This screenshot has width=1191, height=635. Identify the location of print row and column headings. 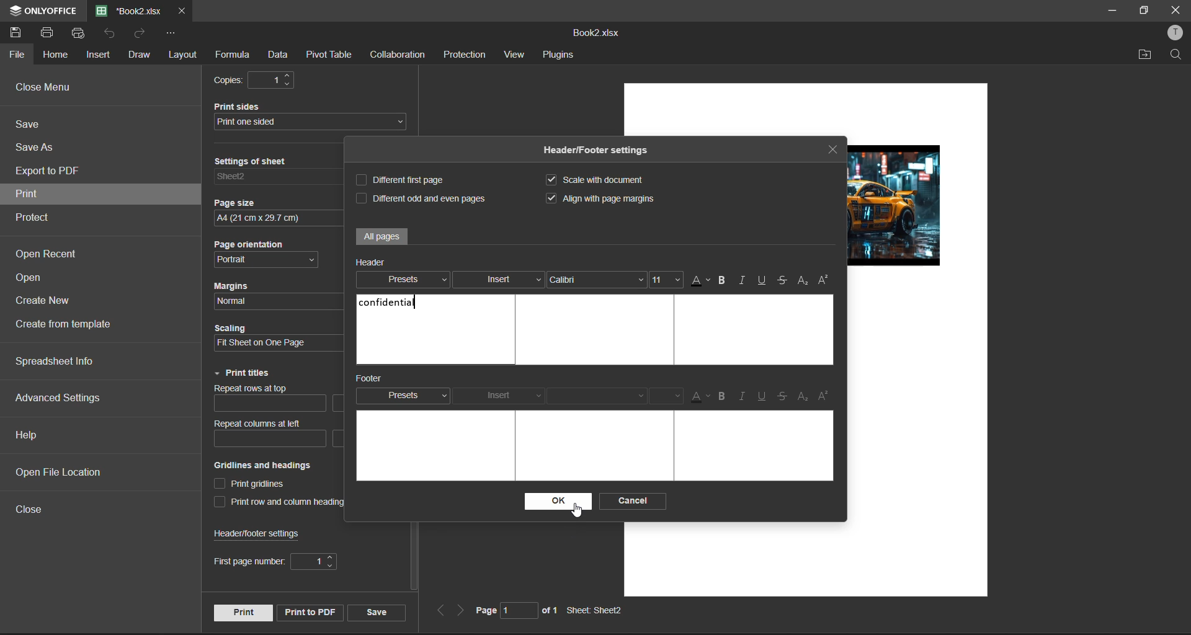
(287, 503).